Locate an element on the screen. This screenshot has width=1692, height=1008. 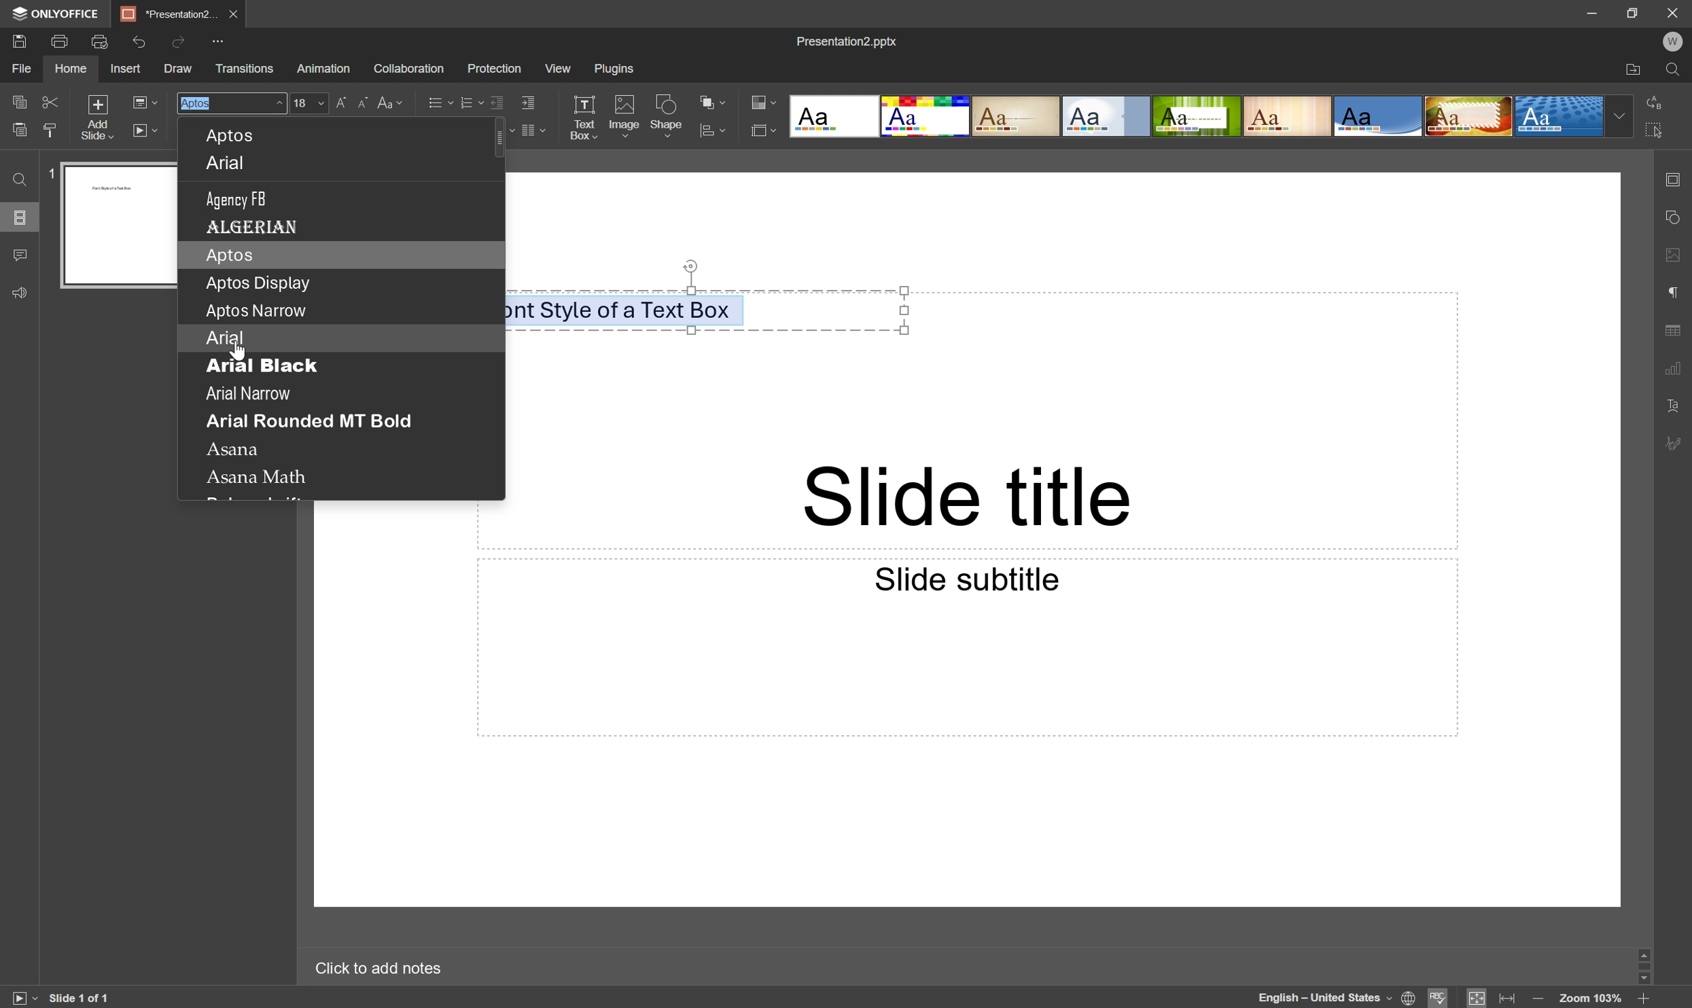
Aptos is located at coordinates (233, 136).